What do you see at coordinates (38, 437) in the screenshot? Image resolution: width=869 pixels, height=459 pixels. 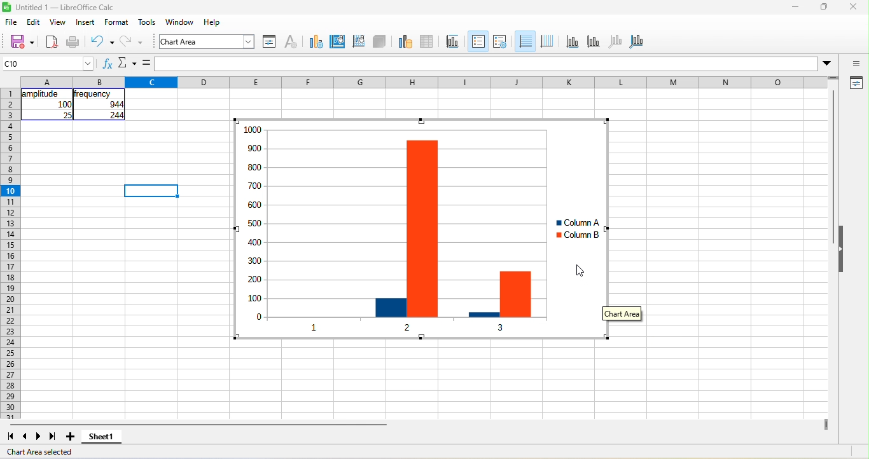 I see `next sheet` at bounding box center [38, 437].